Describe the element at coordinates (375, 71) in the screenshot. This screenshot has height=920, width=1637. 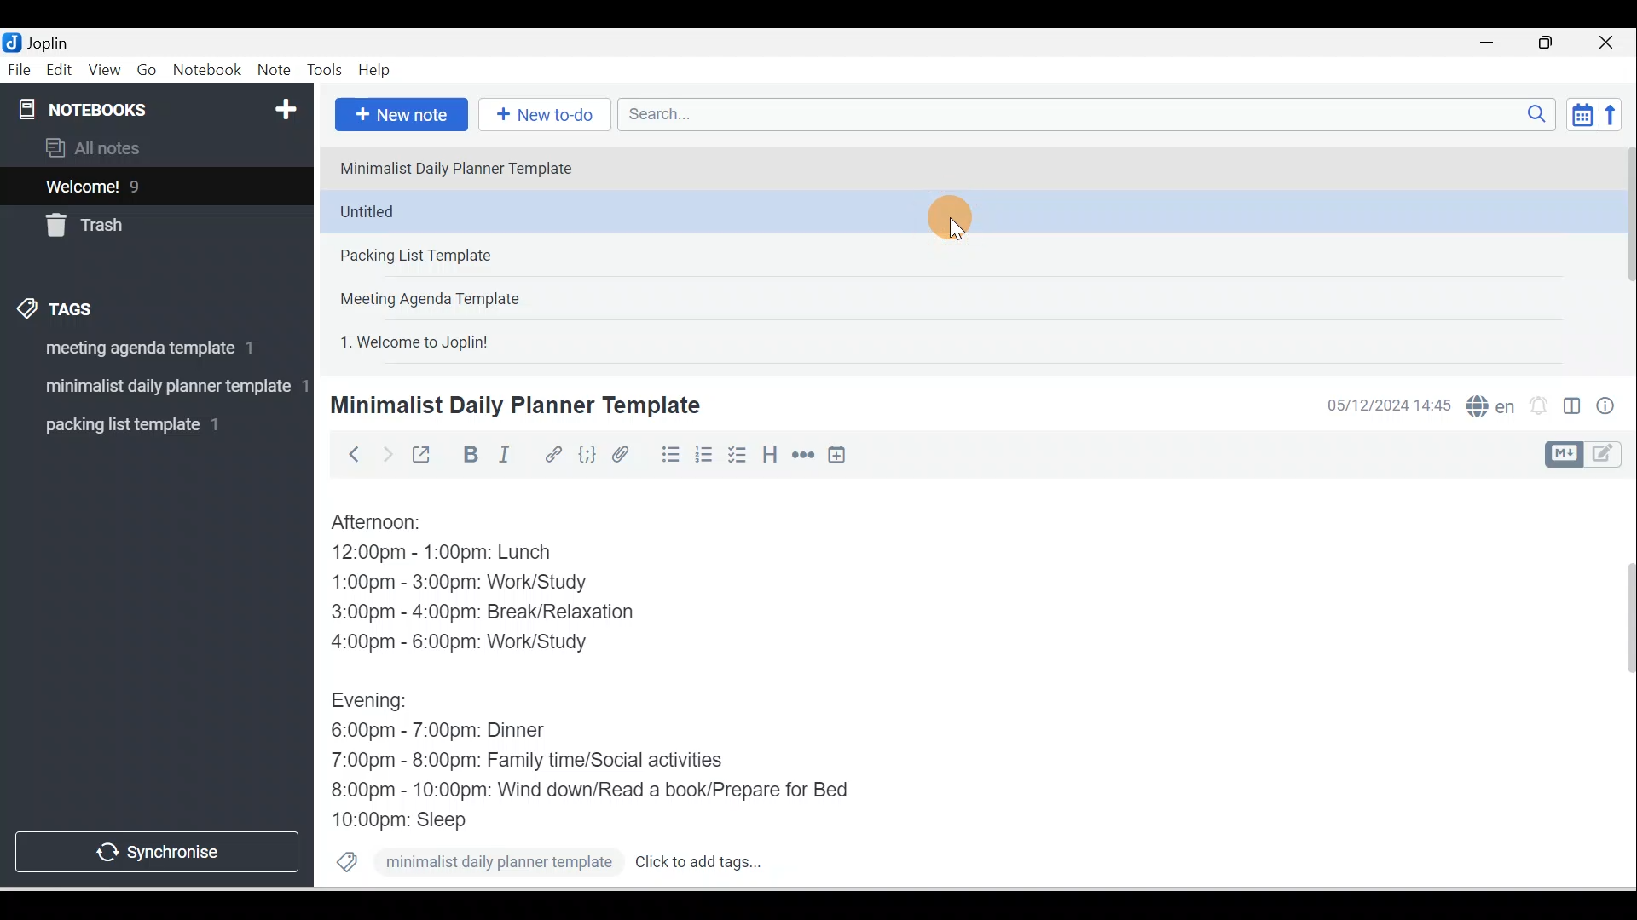
I see `Help` at that location.